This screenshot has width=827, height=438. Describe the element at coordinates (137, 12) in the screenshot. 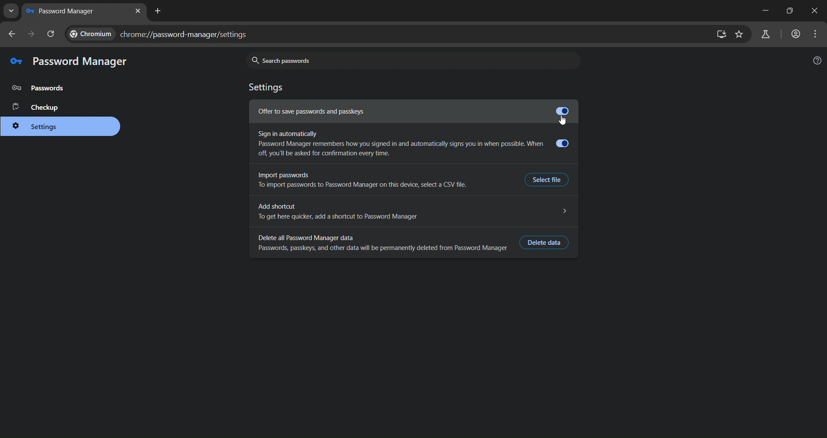

I see `new tab` at that location.